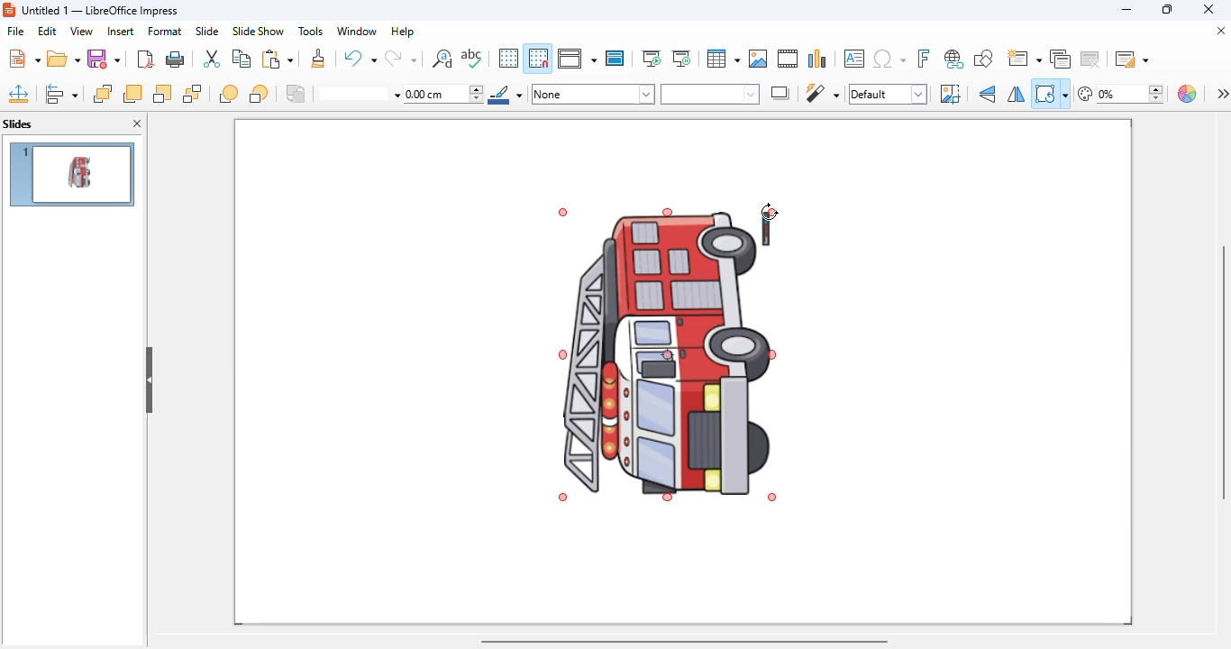 Image resolution: width=1231 pixels, height=649 pixels. What do you see at coordinates (149, 380) in the screenshot?
I see `hide` at bounding box center [149, 380].